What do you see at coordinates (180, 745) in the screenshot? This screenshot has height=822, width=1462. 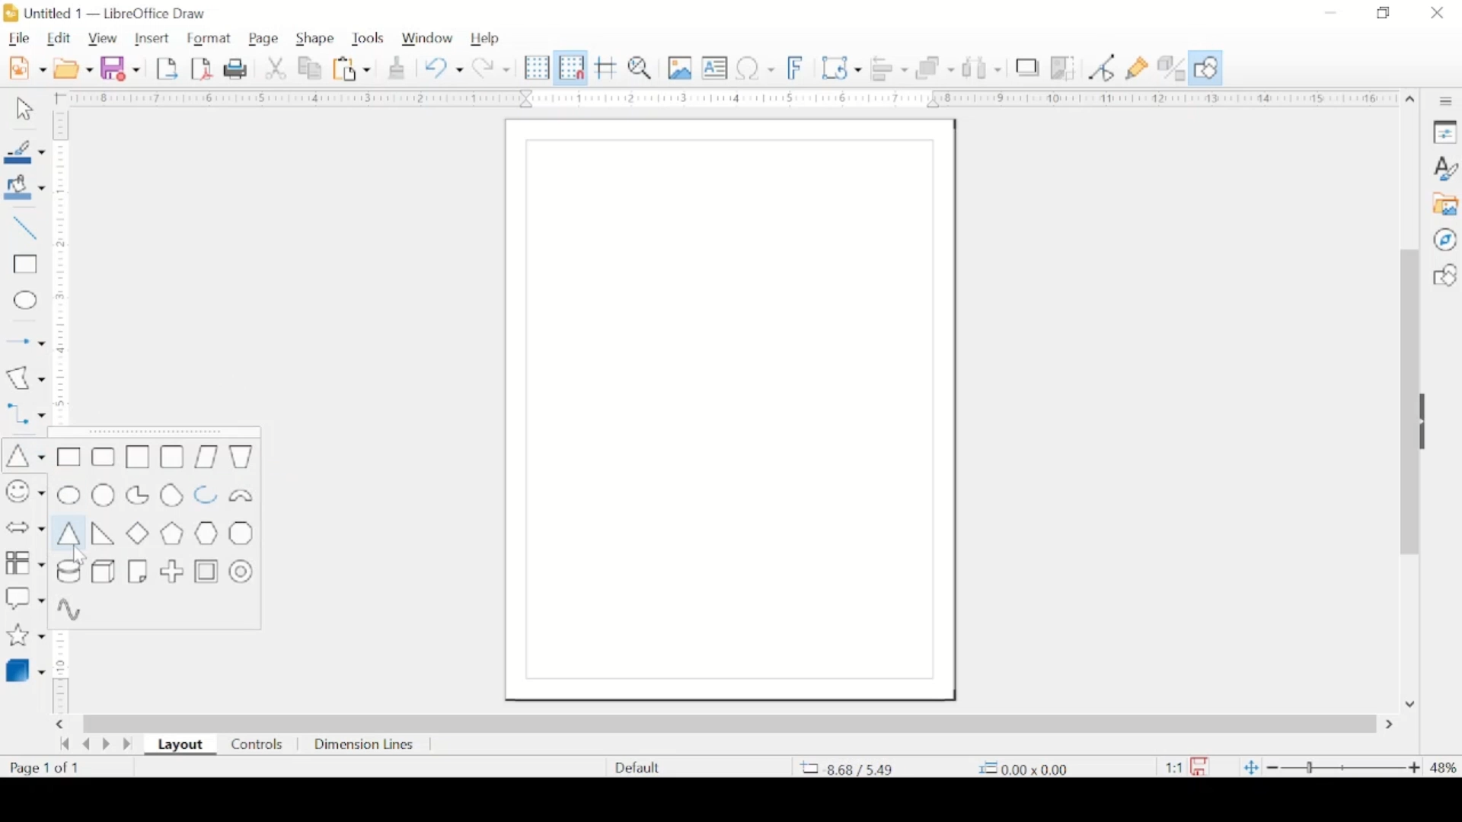 I see `layout` at bounding box center [180, 745].